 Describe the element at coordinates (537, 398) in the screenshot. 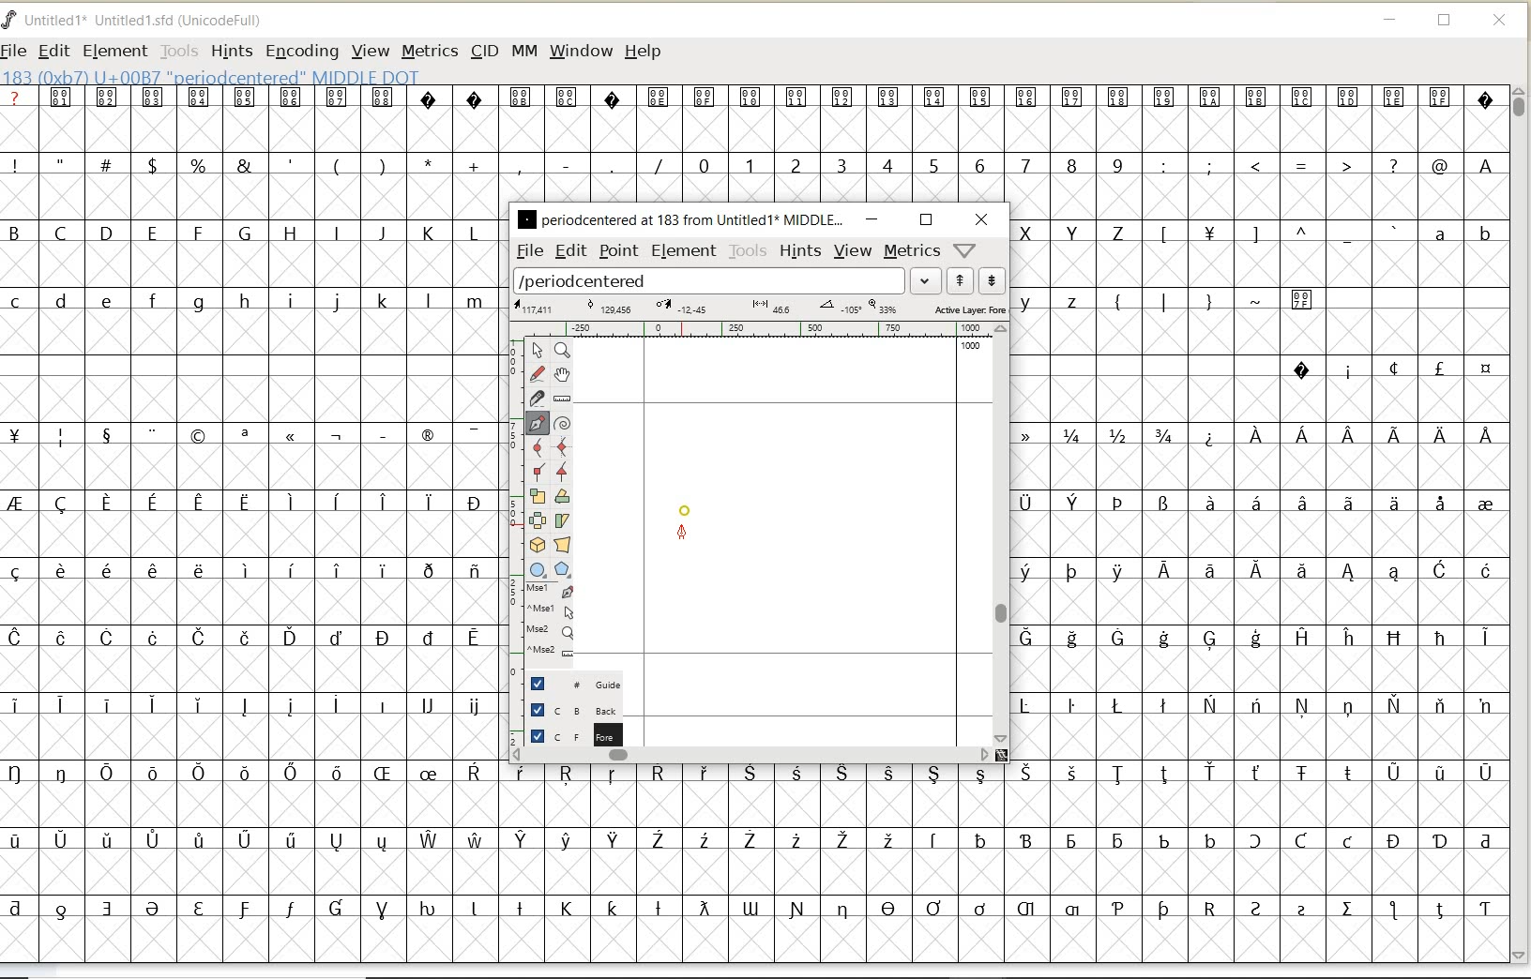

I see `cut splines in two` at that location.